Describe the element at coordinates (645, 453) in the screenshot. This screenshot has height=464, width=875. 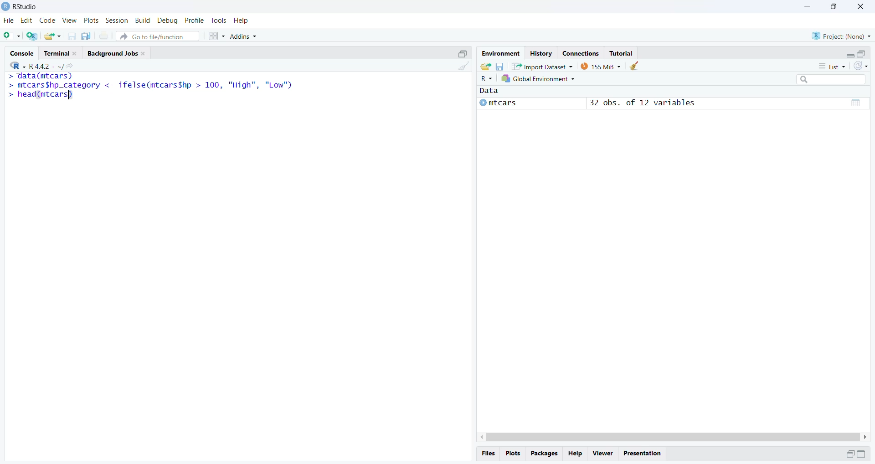
I see `Presentation` at that location.